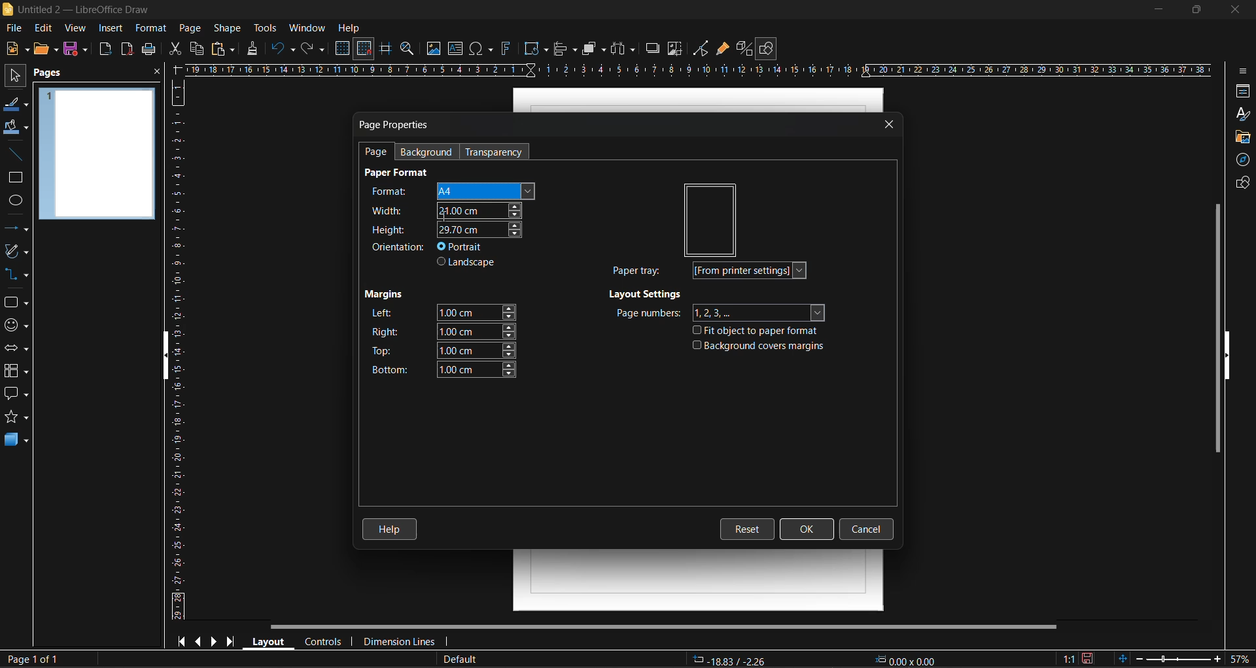  I want to click on format, so click(149, 27).